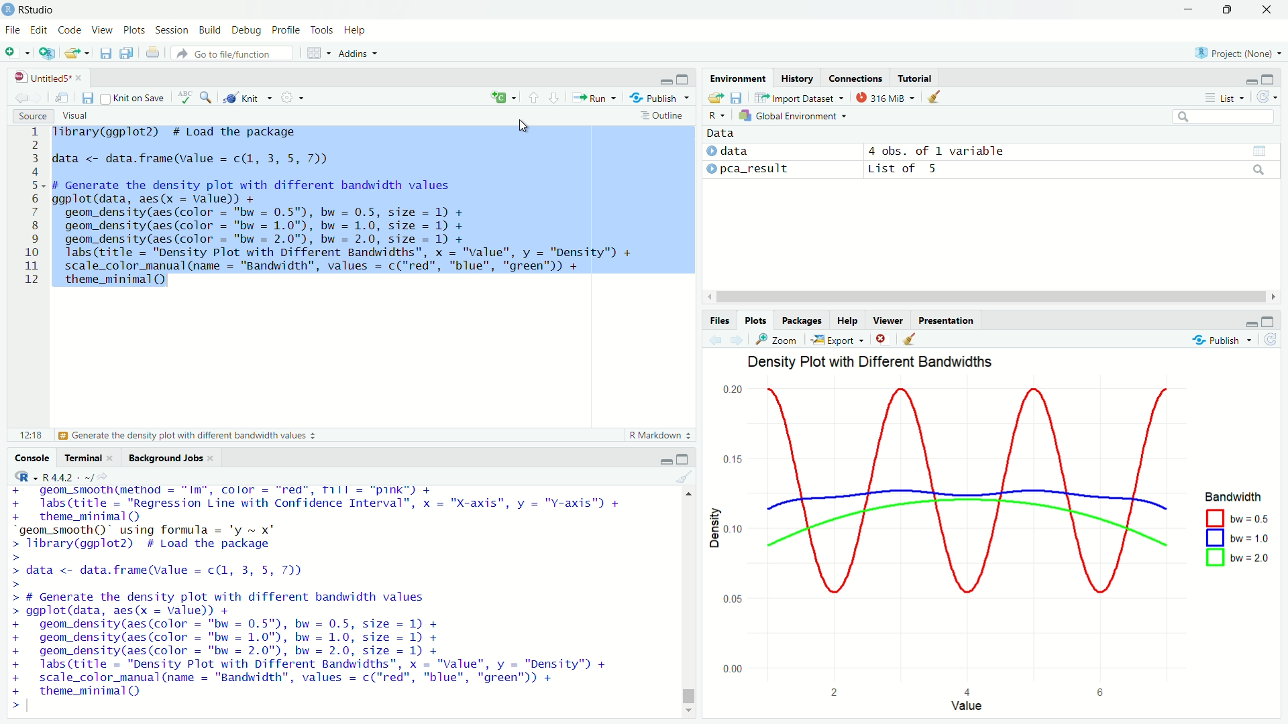 The width and height of the screenshot is (1288, 724). I want to click on Density, so click(713, 528).